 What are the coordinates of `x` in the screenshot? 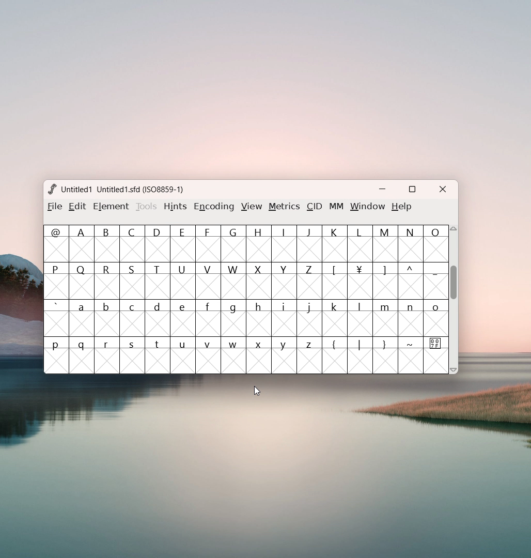 It's located at (259, 355).